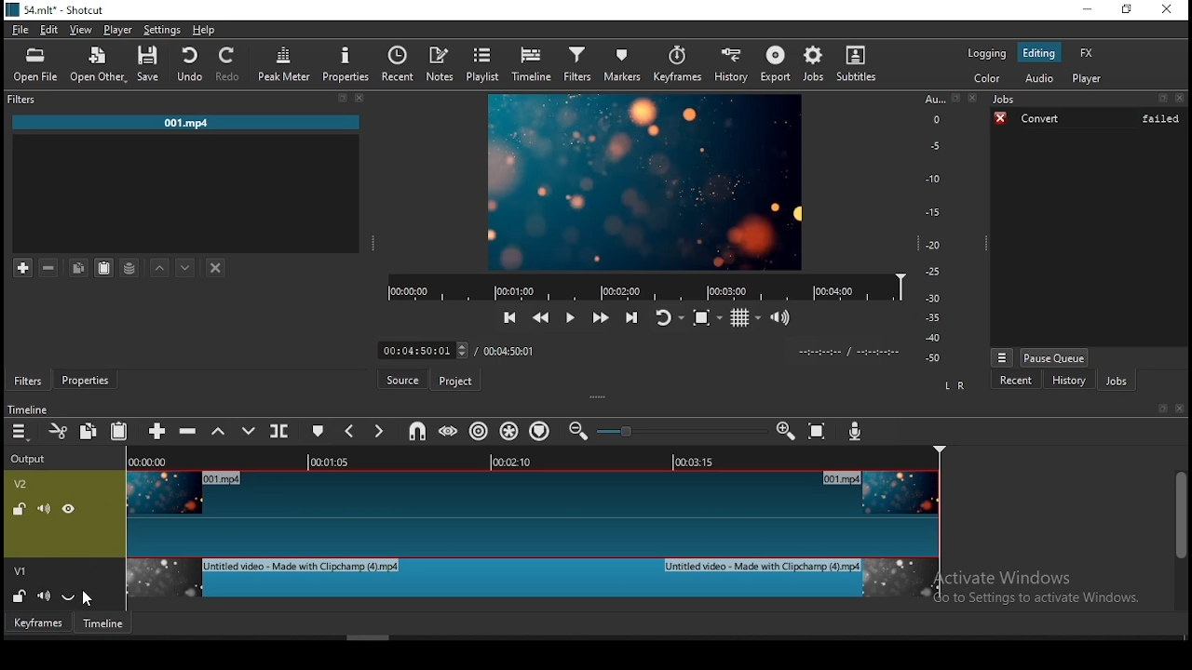 The width and height of the screenshot is (1192, 670). Describe the element at coordinates (145, 64) in the screenshot. I see `save` at that location.